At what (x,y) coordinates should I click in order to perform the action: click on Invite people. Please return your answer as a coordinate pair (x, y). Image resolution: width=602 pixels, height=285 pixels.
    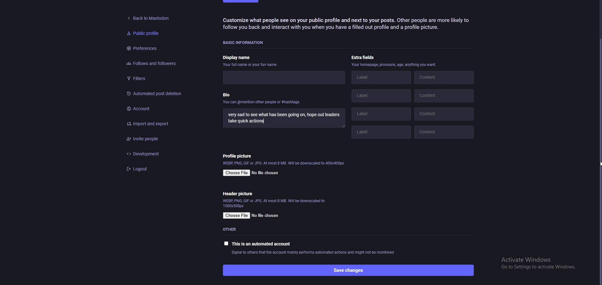
    Looking at the image, I should click on (159, 139).